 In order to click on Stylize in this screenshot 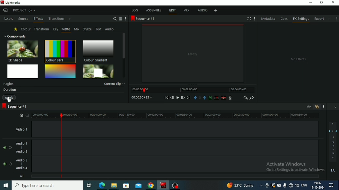, I will do `click(87, 29)`.